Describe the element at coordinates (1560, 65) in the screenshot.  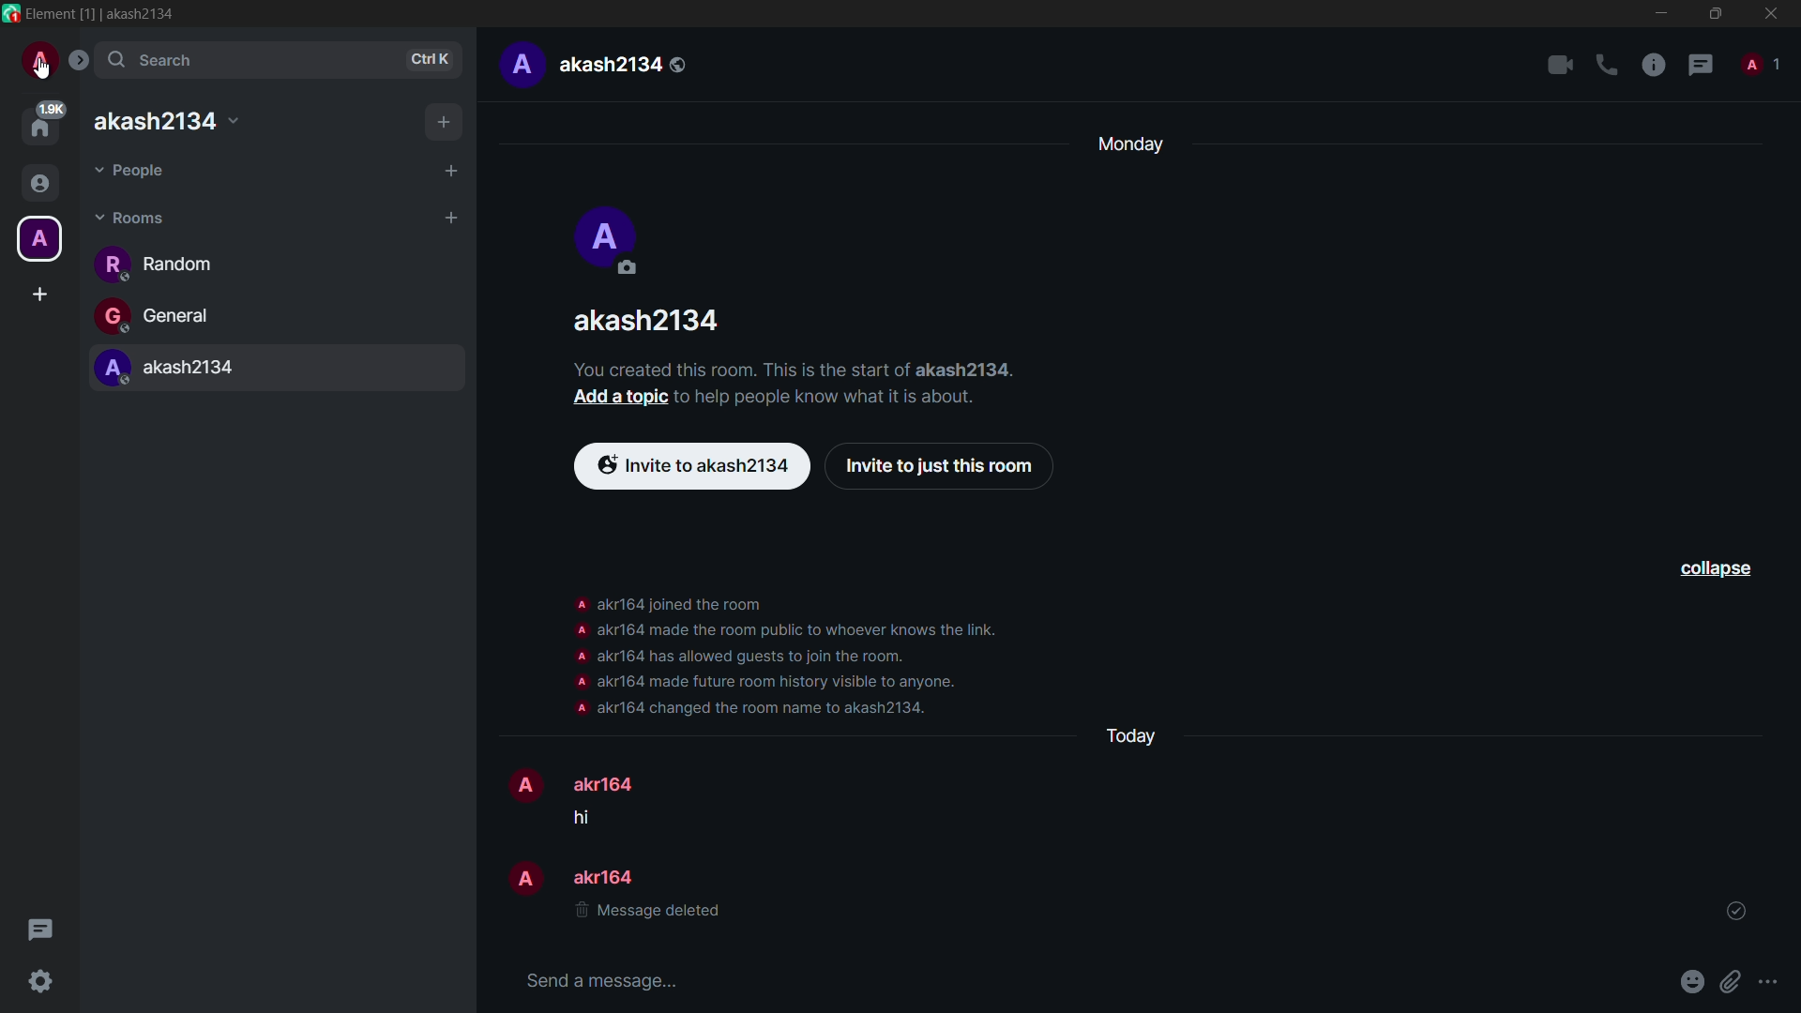
I see `add video call` at that location.